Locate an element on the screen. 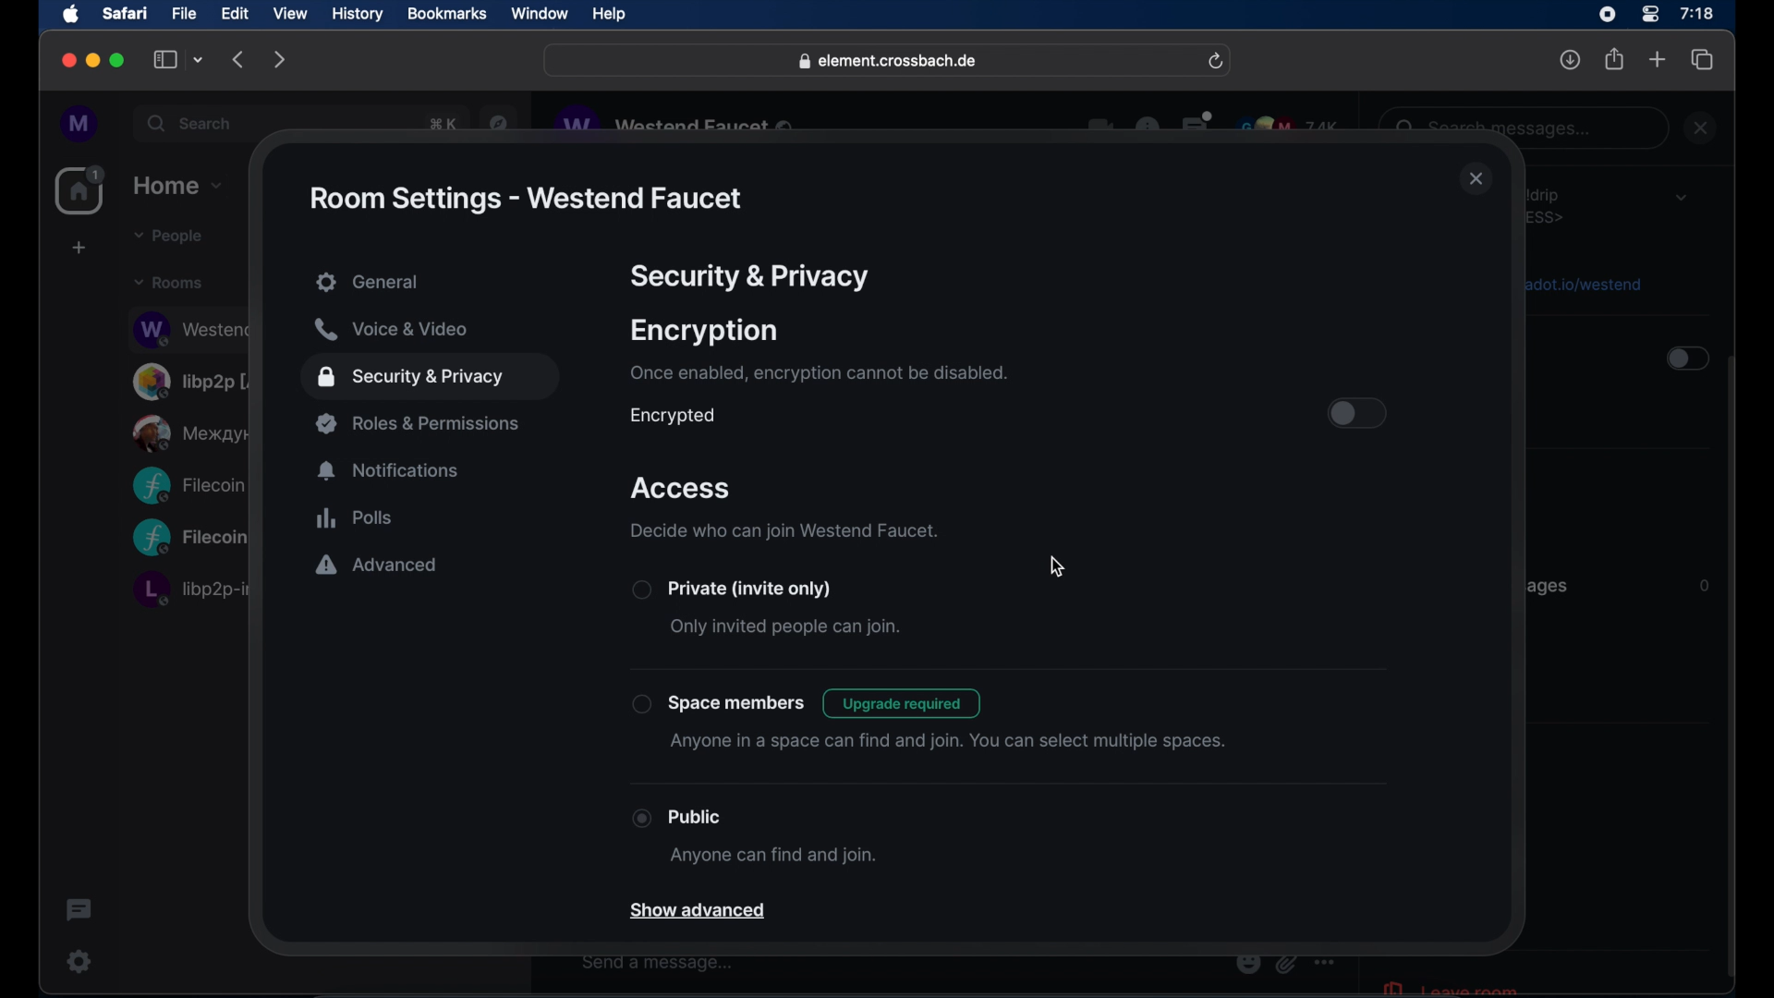 This screenshot has height=998, width=1774. obscure is located at coordinates (189, 589).